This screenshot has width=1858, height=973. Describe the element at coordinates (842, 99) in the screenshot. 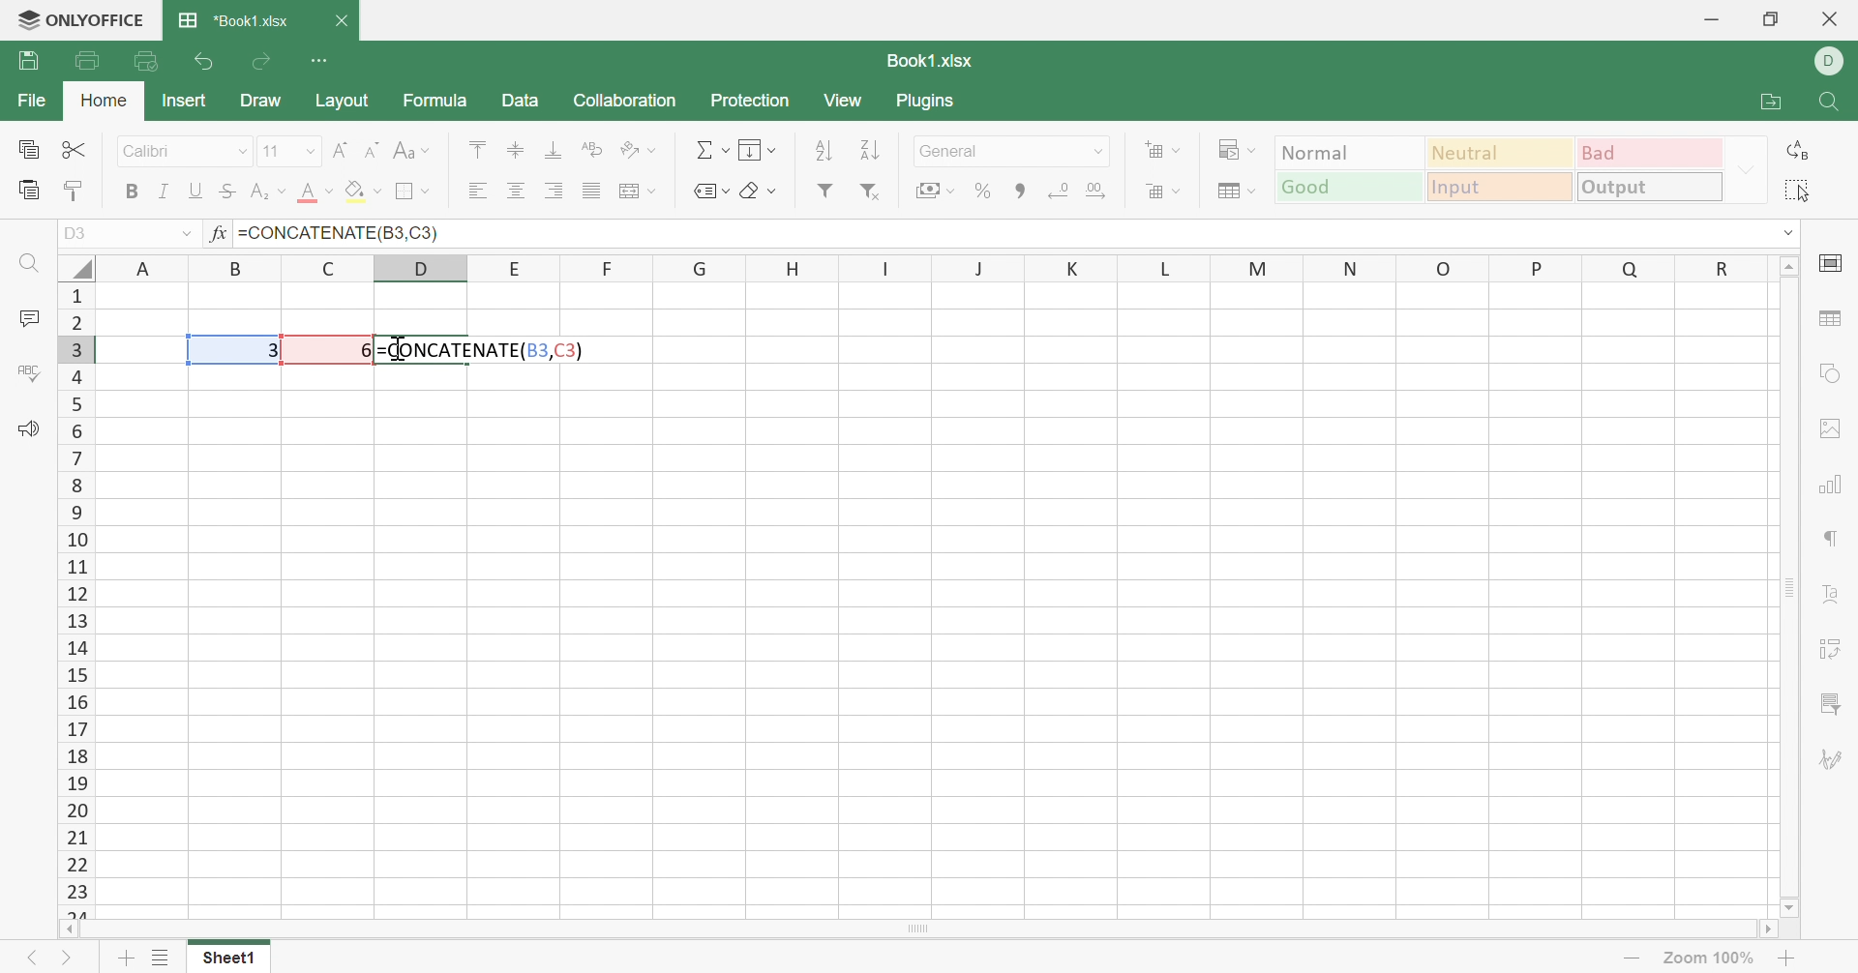

I see `View` at that location.